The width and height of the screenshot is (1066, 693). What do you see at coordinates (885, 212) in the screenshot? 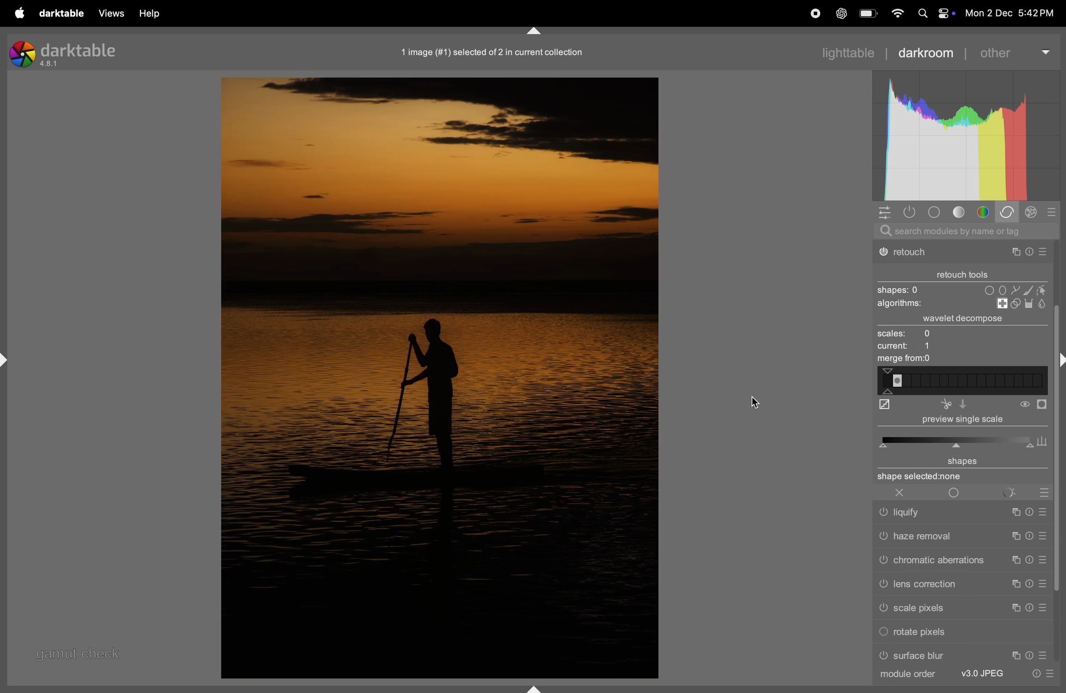
I see `access to all modules` at bounding box center [885, 212].